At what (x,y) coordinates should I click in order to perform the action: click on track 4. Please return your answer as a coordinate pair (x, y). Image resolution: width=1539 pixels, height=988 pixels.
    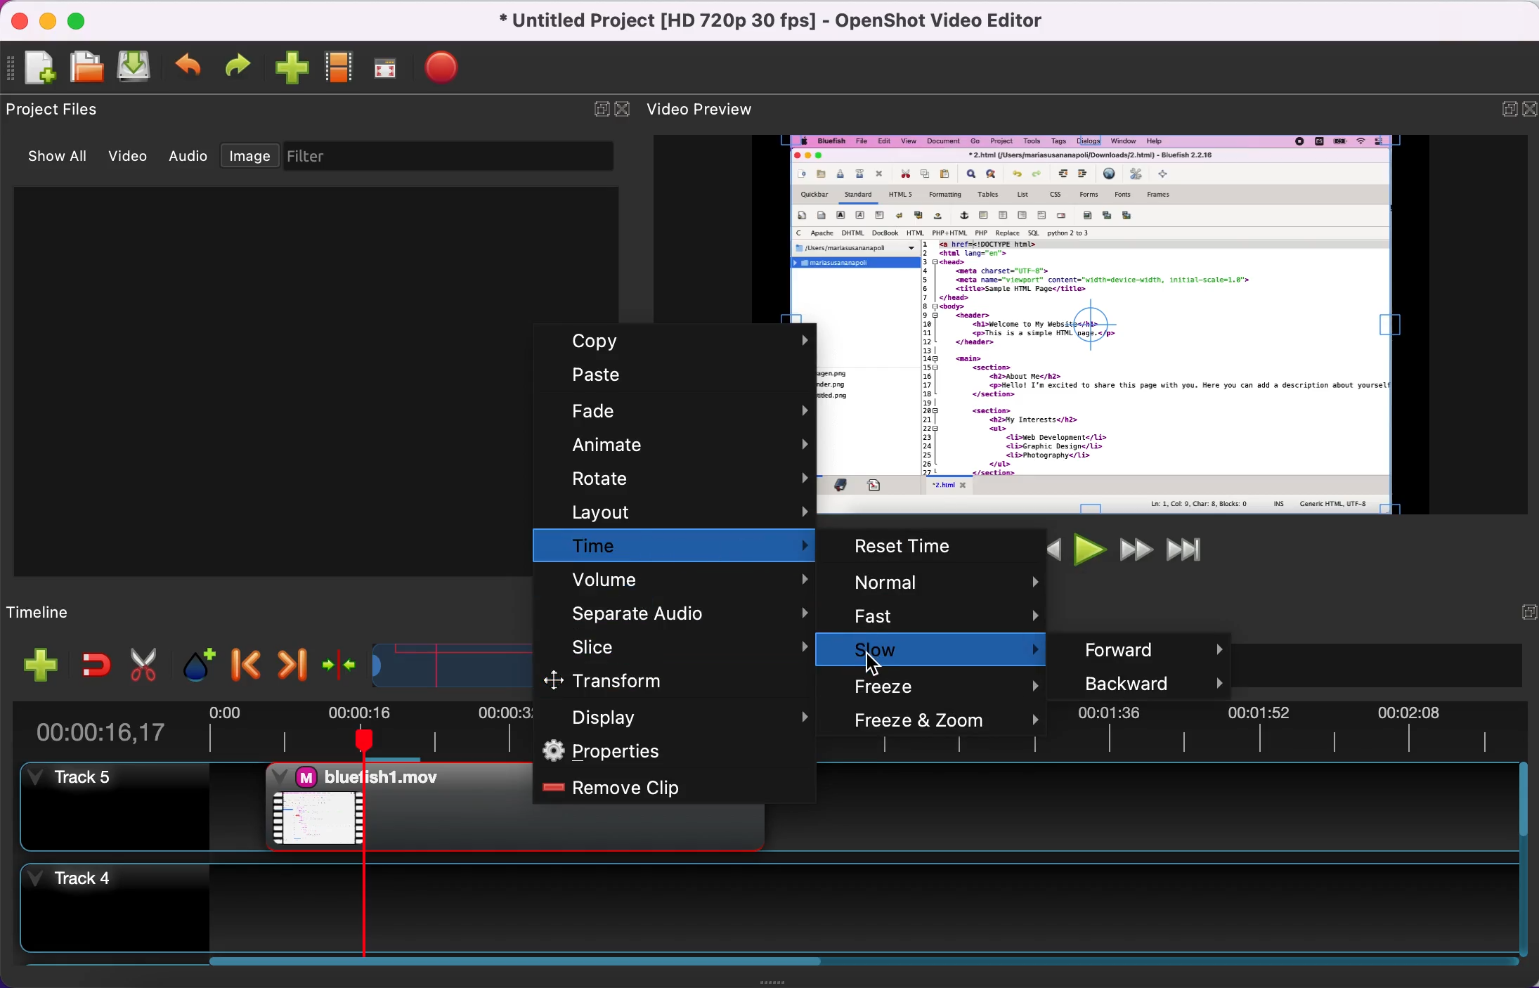
    Looking at the image, I should click on (762, 904).